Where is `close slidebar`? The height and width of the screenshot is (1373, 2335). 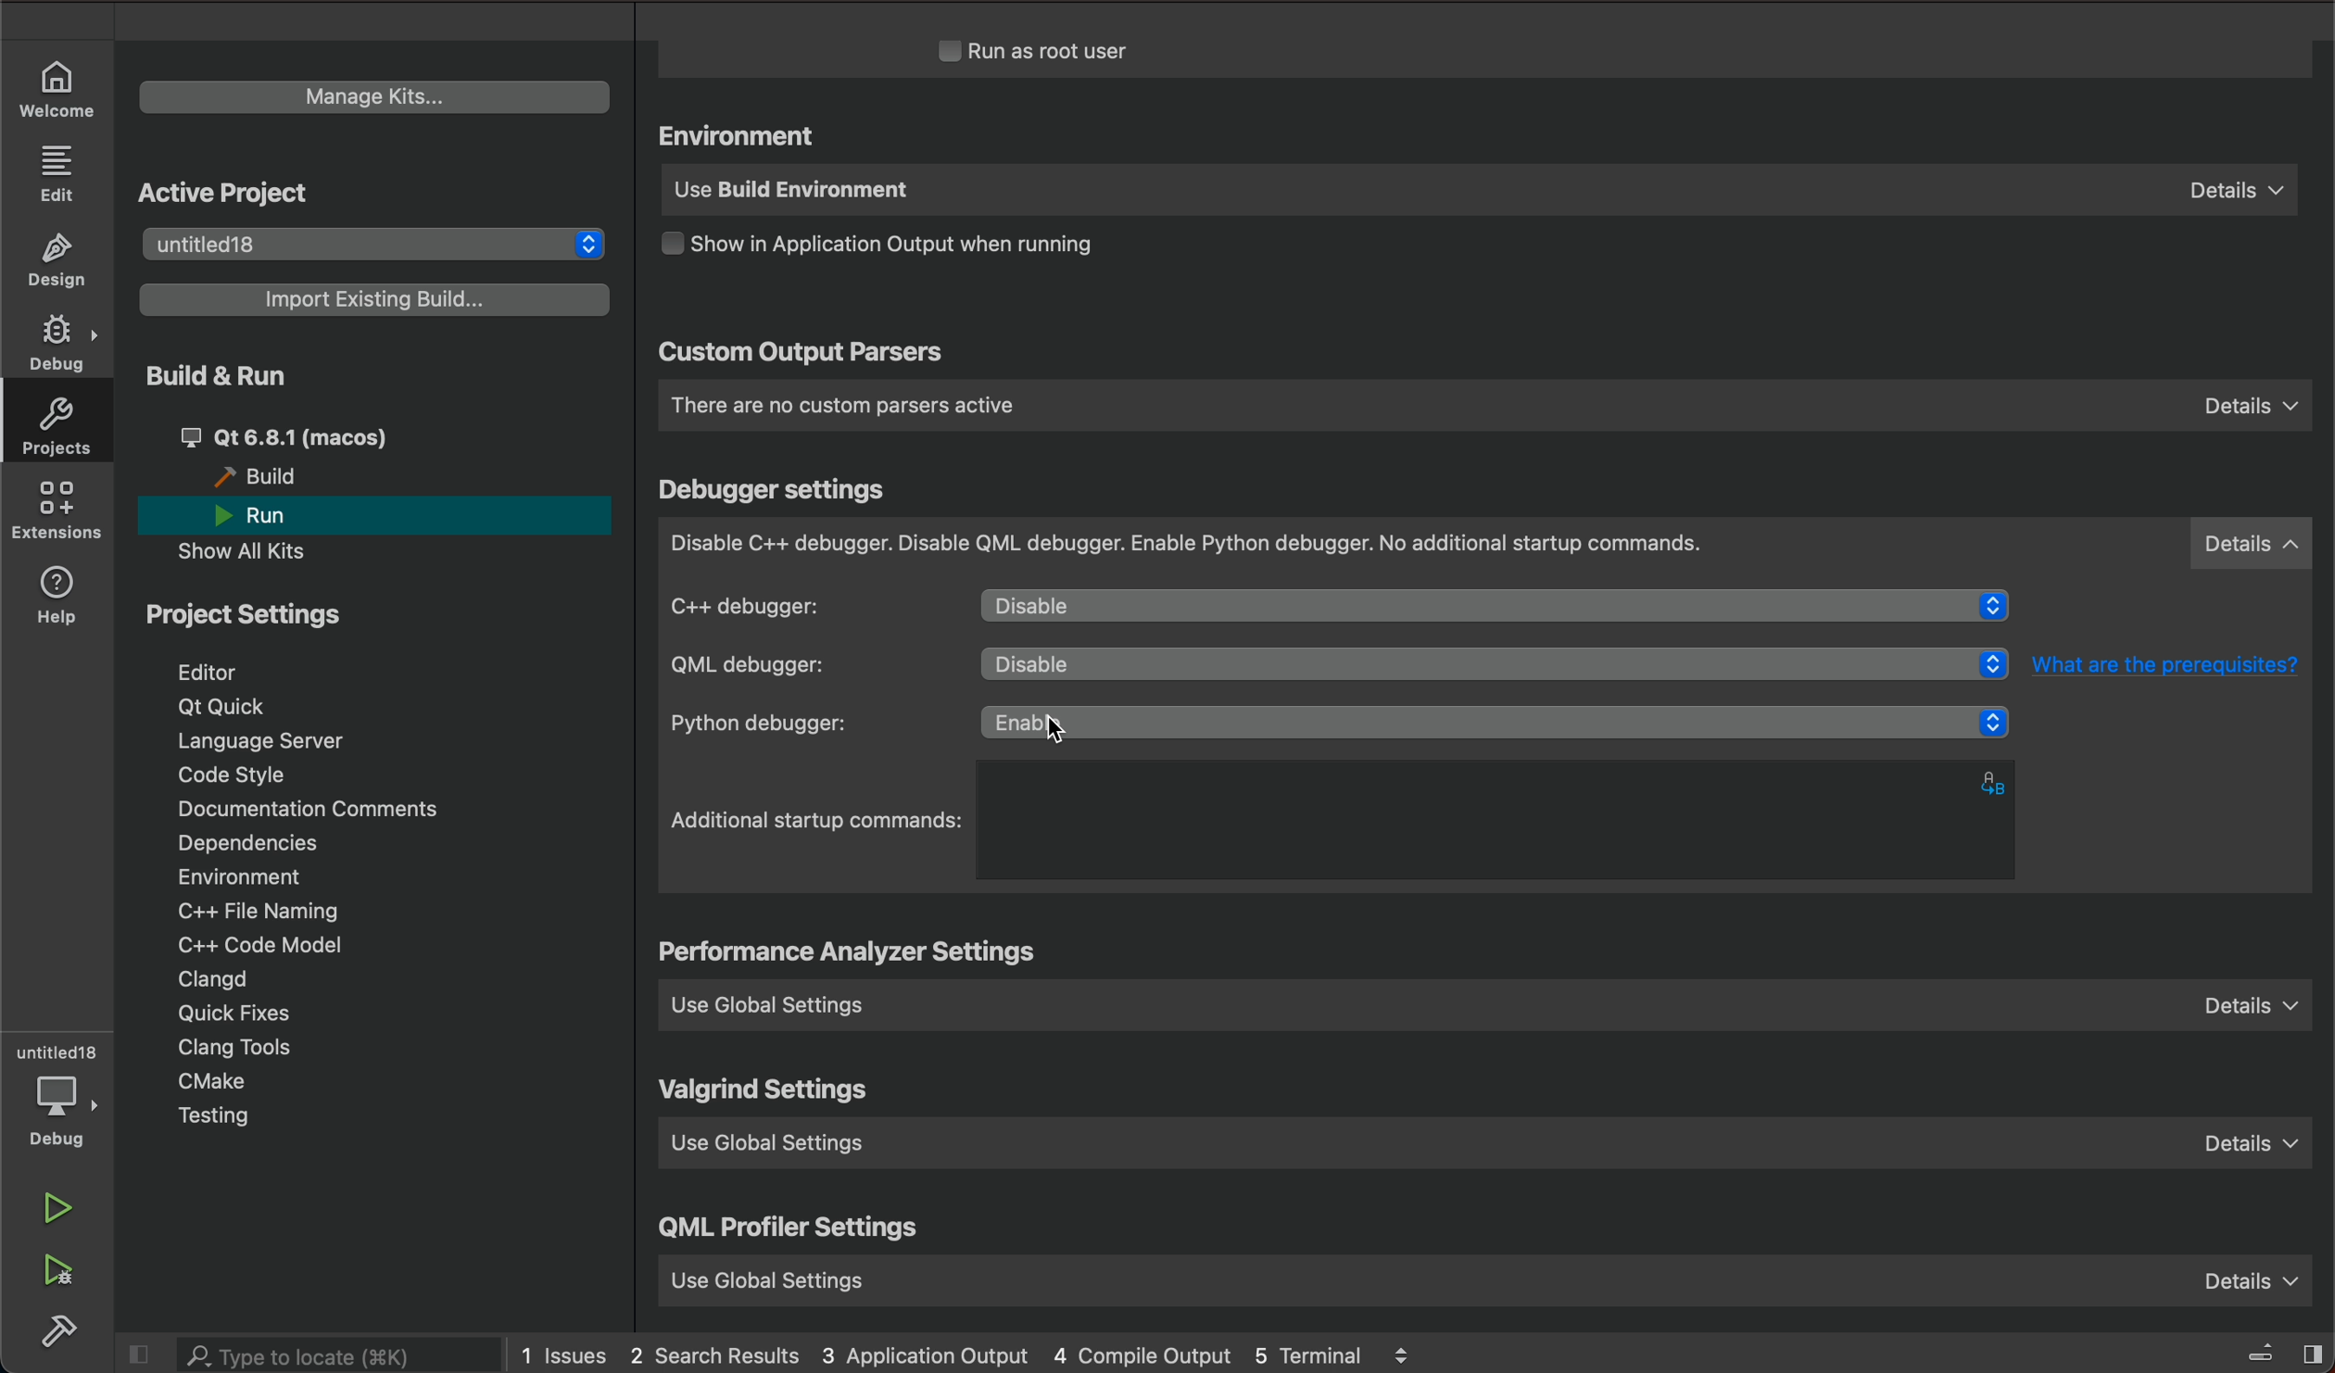
close slidebar is located at coordinates (2261, 1350).